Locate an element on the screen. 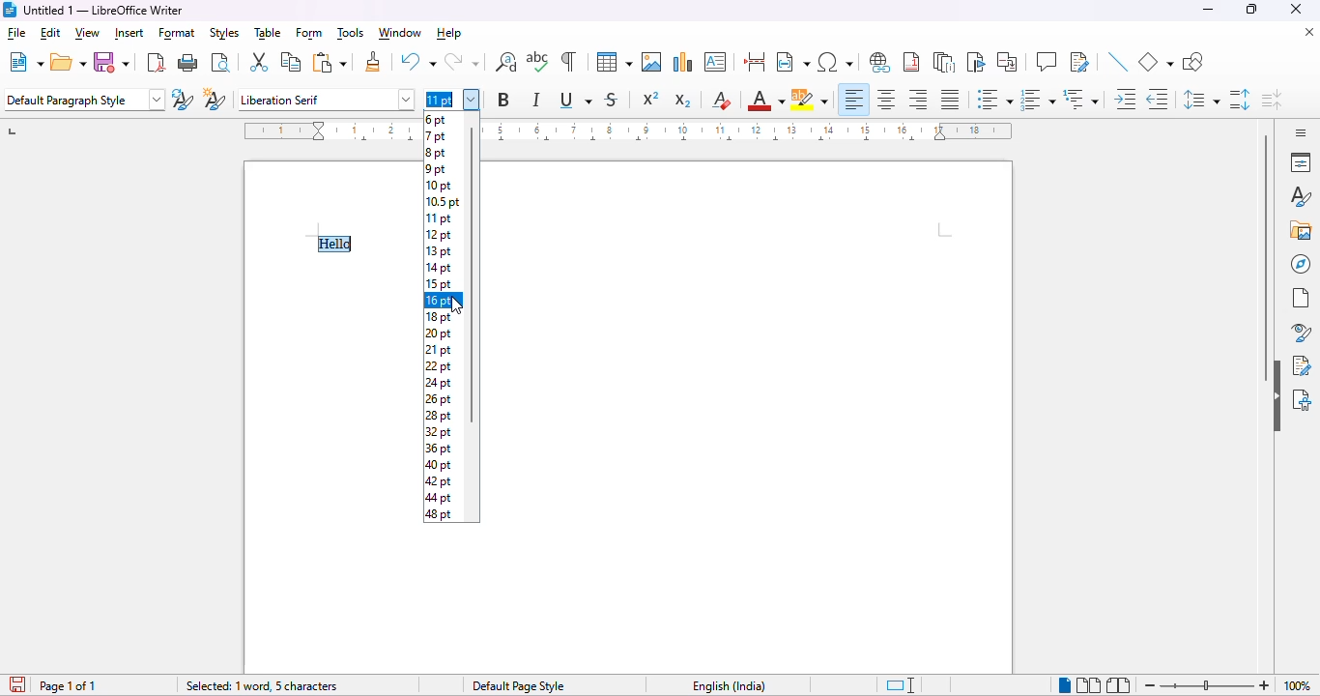  select outline format is located at coordinates (1081, 99).